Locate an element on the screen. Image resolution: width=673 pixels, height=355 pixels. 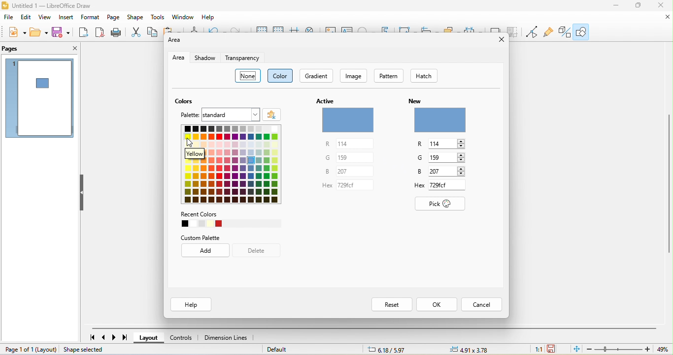
image is located at coordinates (356, 75).